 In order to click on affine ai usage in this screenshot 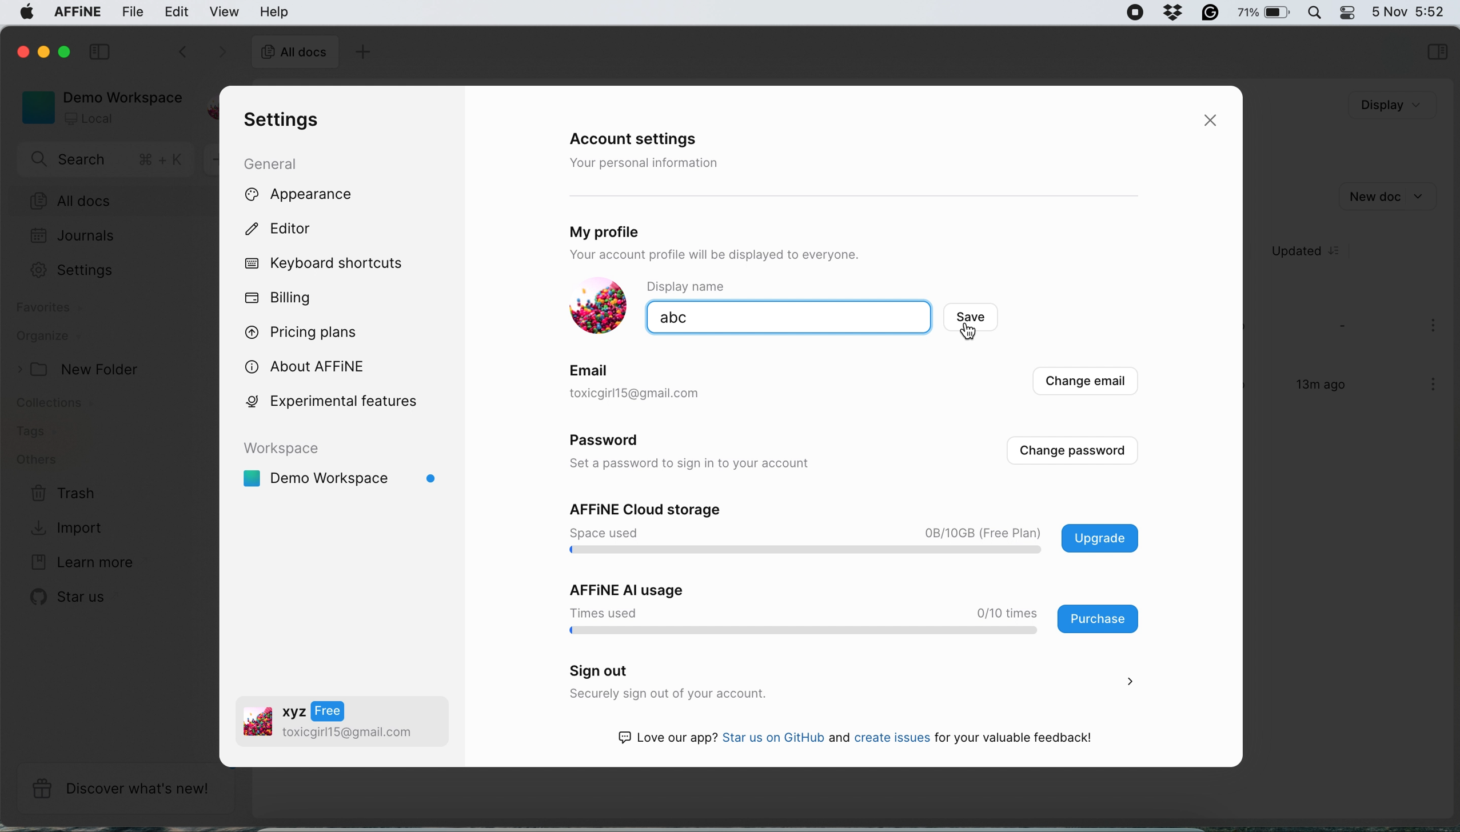, I will do `click(848, 608)`.